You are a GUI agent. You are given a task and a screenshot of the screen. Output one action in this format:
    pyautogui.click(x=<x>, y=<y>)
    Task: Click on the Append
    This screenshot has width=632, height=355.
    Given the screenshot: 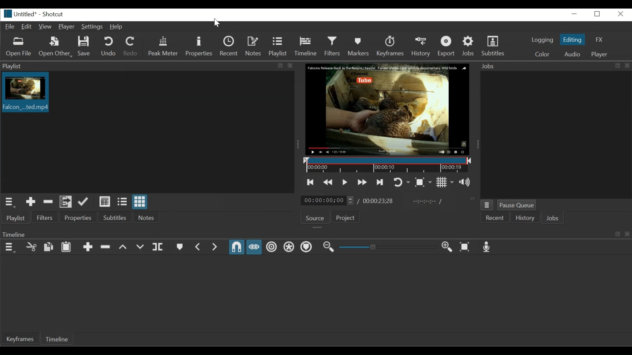 What is the action you would take?
    pyautogui.click(x=88, y=248)
    